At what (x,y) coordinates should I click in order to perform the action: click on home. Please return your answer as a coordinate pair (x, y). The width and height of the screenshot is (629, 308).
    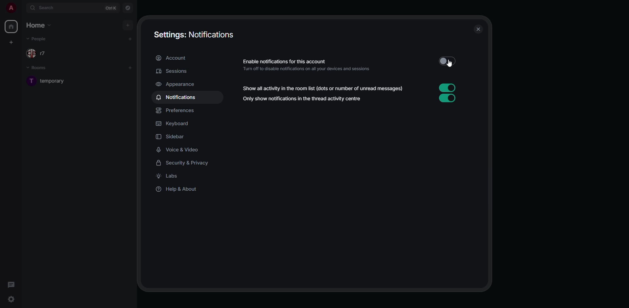
    Looking at the image, I should click on (11, 27).